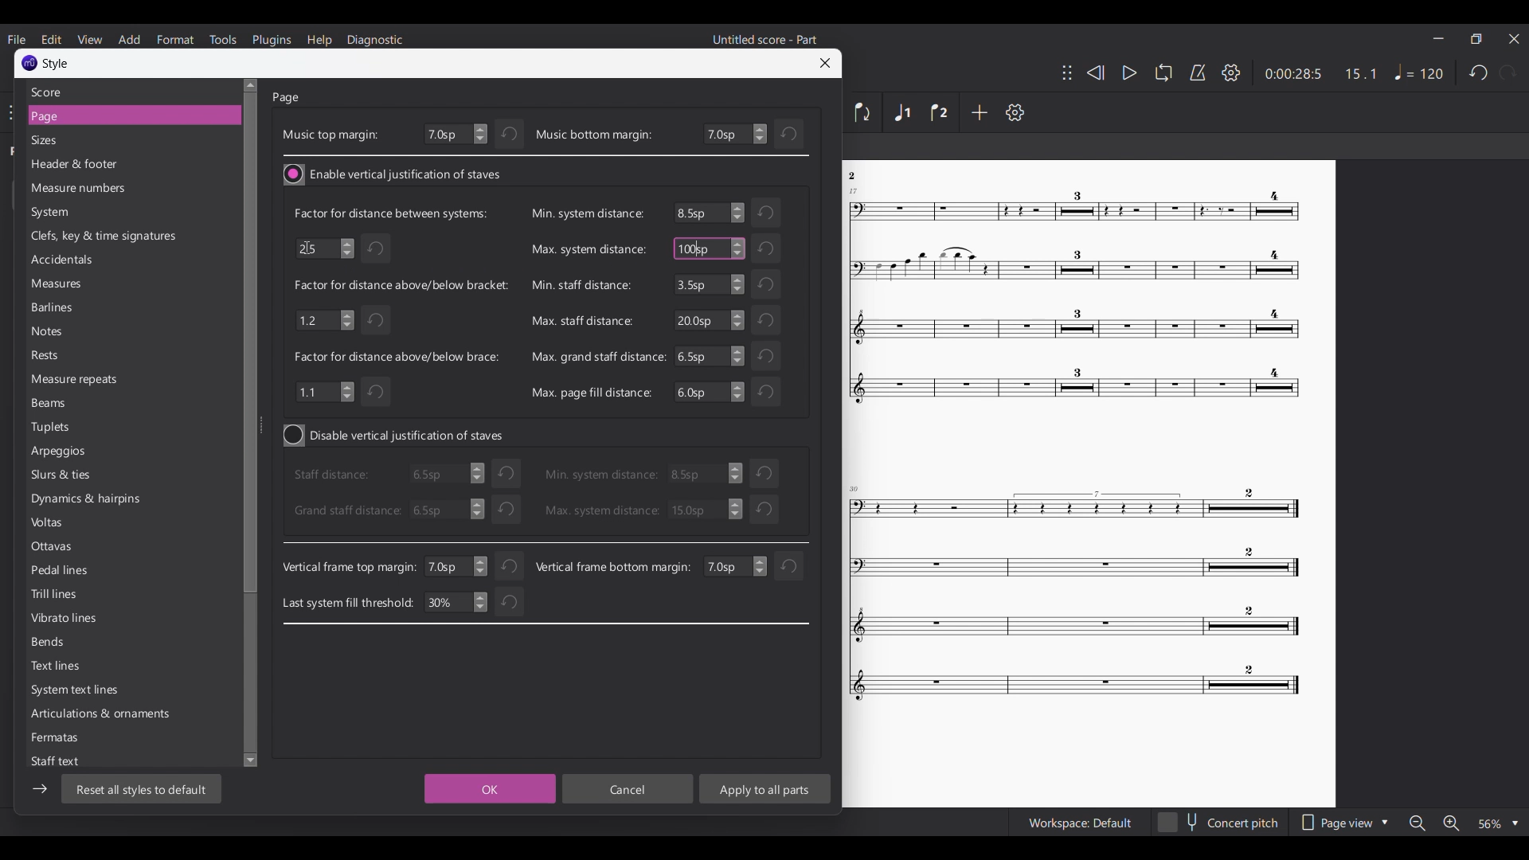  What do you see at coordinates (1130, 73) in the screenshot?
I see `Play` at bounding box center [1130, 73].